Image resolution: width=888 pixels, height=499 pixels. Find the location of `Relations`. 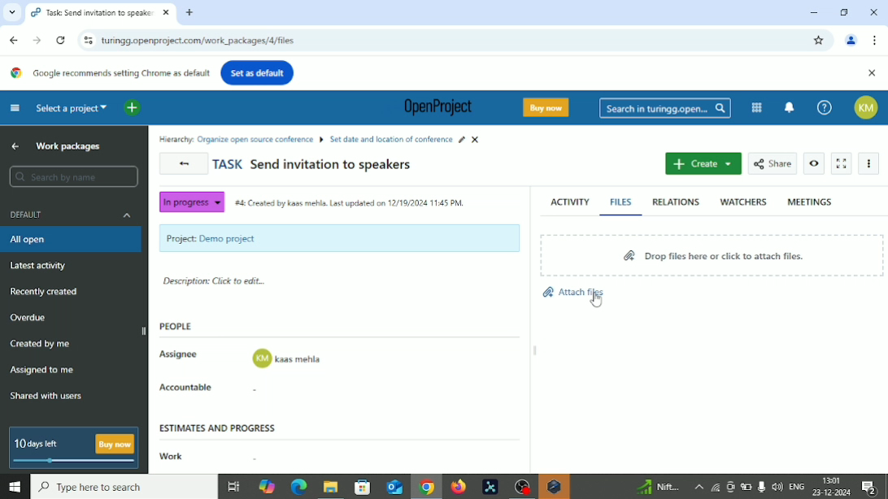

Relations is located at coordinates (676, 202).